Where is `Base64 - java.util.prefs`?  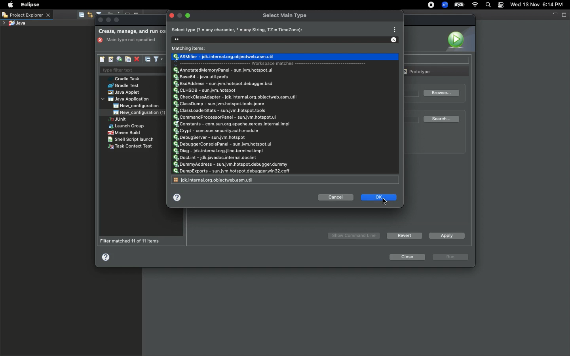 Base64 - java.util.prefs is located at coordinates (203, 77).